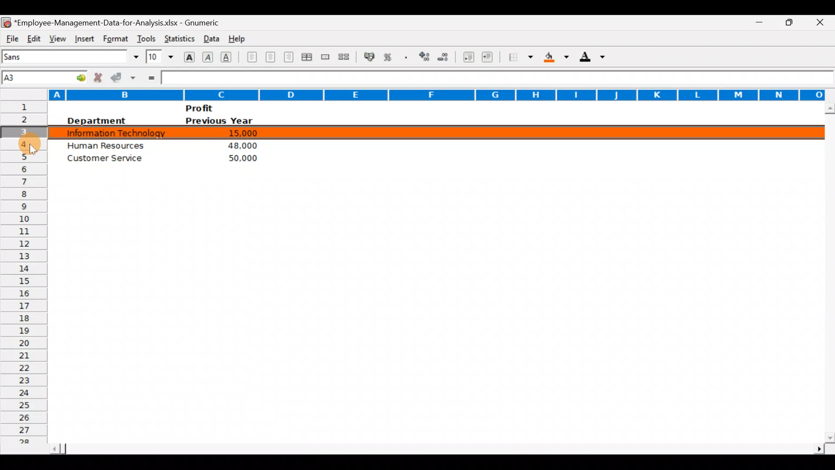 This screenshot has width=835, height=470. What do you see at coordinates (391, 57) in the screenshot?
I see `Format selection as percentage` at bounding box center [391, 57].